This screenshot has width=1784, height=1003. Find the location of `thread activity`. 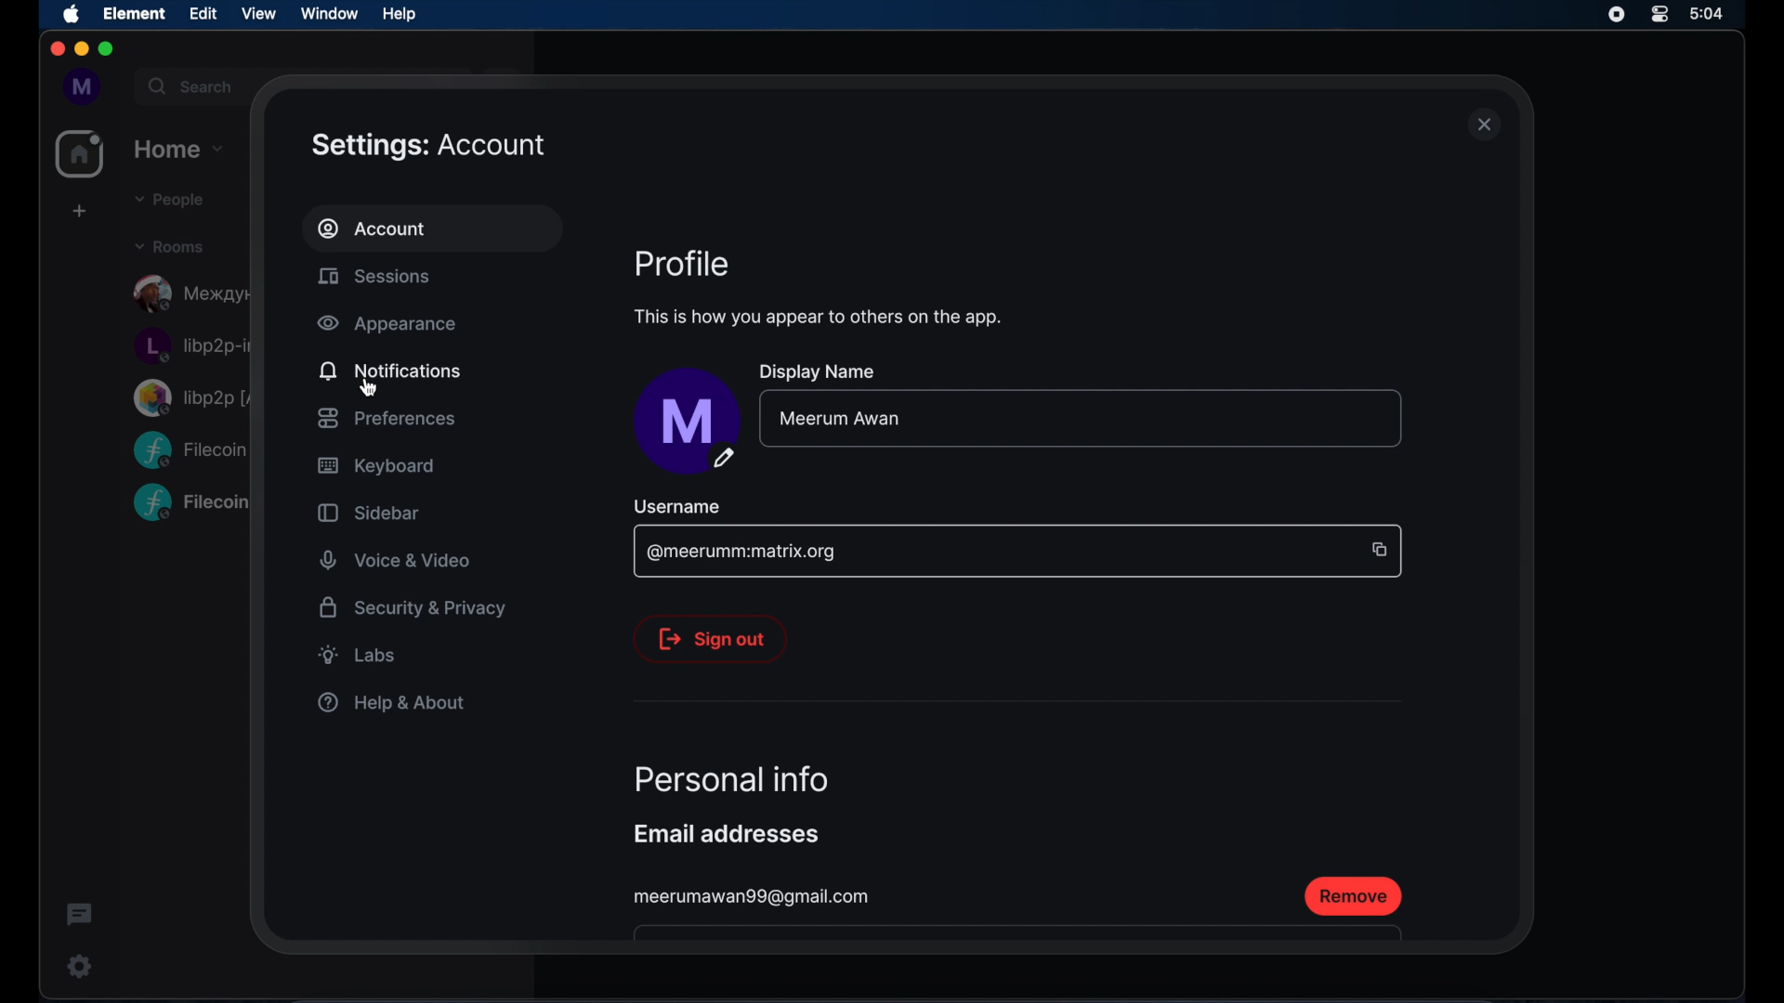

thread activity is located at coordinates (81, 916).